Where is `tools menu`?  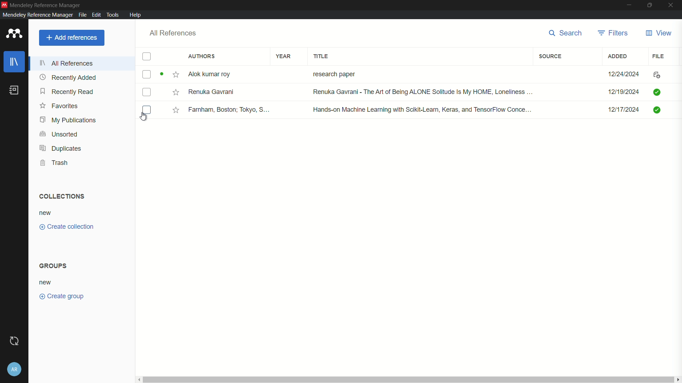 tools menu is located at coordinates (114, 15).